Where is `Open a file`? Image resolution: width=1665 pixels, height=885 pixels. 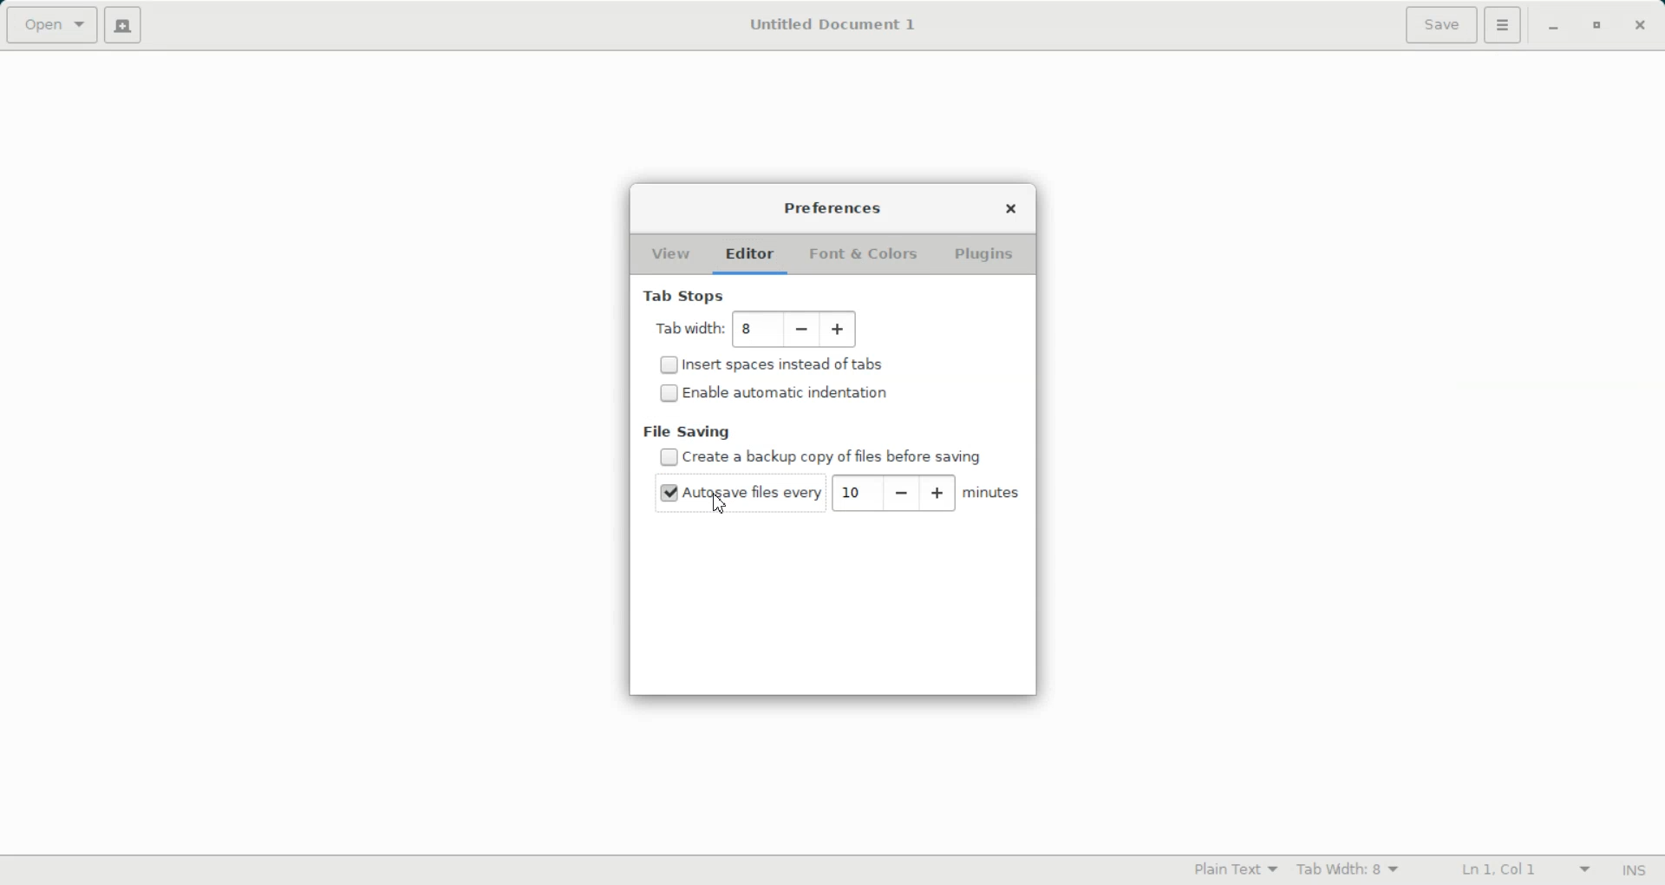
Open a file is located at coordinates (52, 25).